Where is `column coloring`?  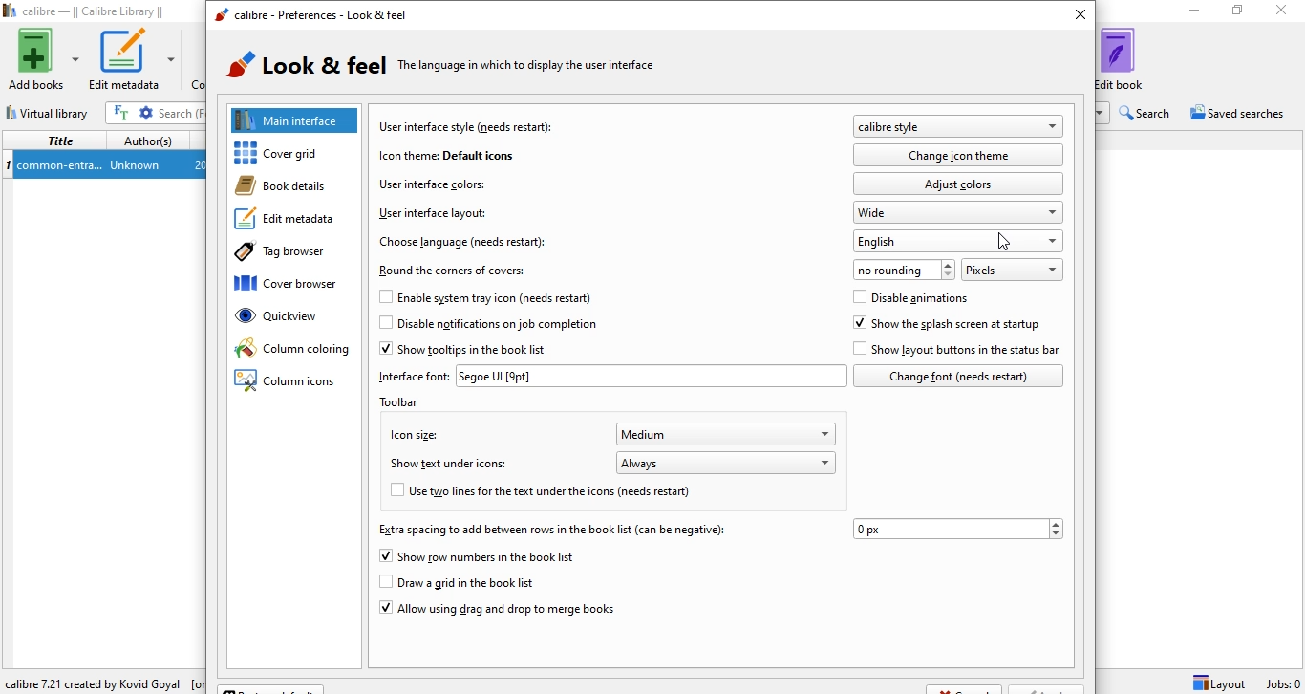
column coloring is located at coordinates (292, 350).